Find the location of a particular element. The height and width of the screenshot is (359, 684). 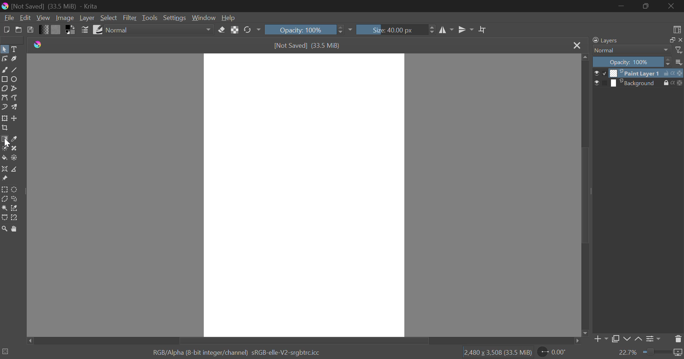

RGB/Alpha (8-bit integer/channel) sRGB-elle-V2-srgbtrc.icc is located at coordinates (239, 352).